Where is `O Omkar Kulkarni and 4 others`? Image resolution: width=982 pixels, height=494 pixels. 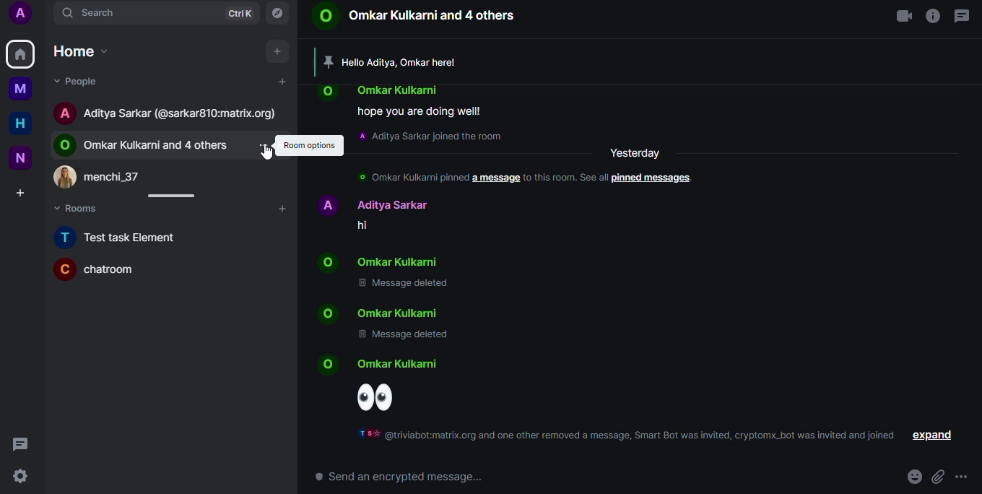 O Omkar Kulkarni and 4 others is located at coordinates (416, 17).